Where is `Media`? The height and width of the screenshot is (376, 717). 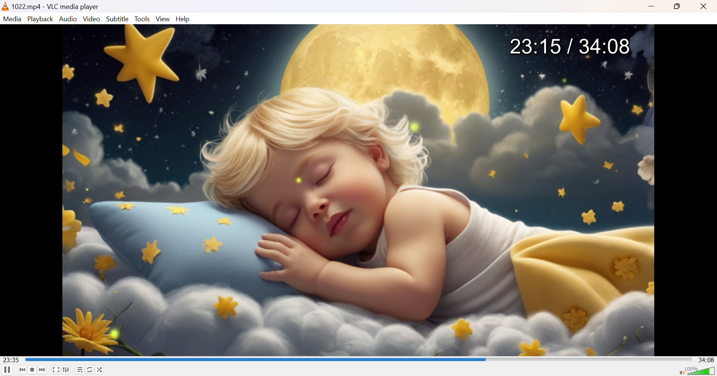 Media is located at coordinates (12, 19).